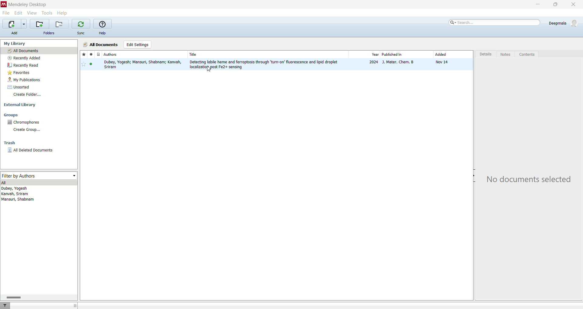  Describe the element at coordinates (39, 176) in the screenshot. I see `filter by authors` at that location.